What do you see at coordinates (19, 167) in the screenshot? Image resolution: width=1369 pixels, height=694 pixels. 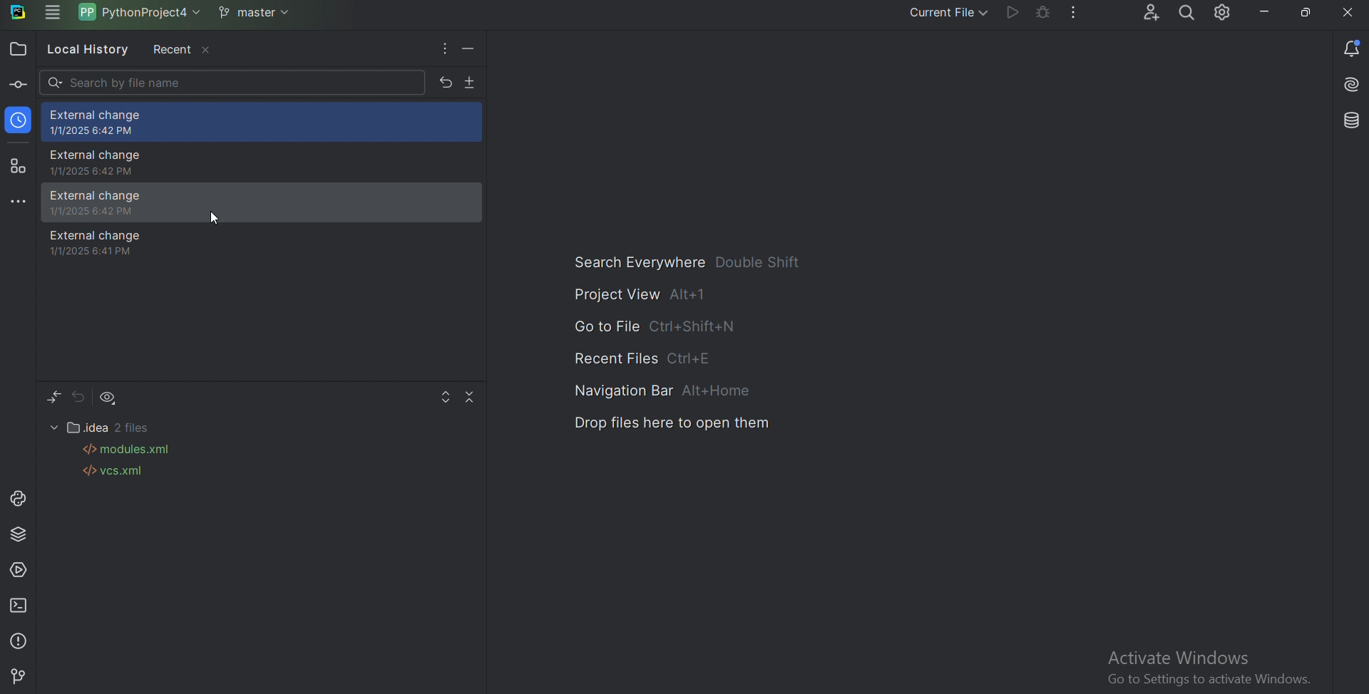 I see `Structure` at bounding box center [19, 167].